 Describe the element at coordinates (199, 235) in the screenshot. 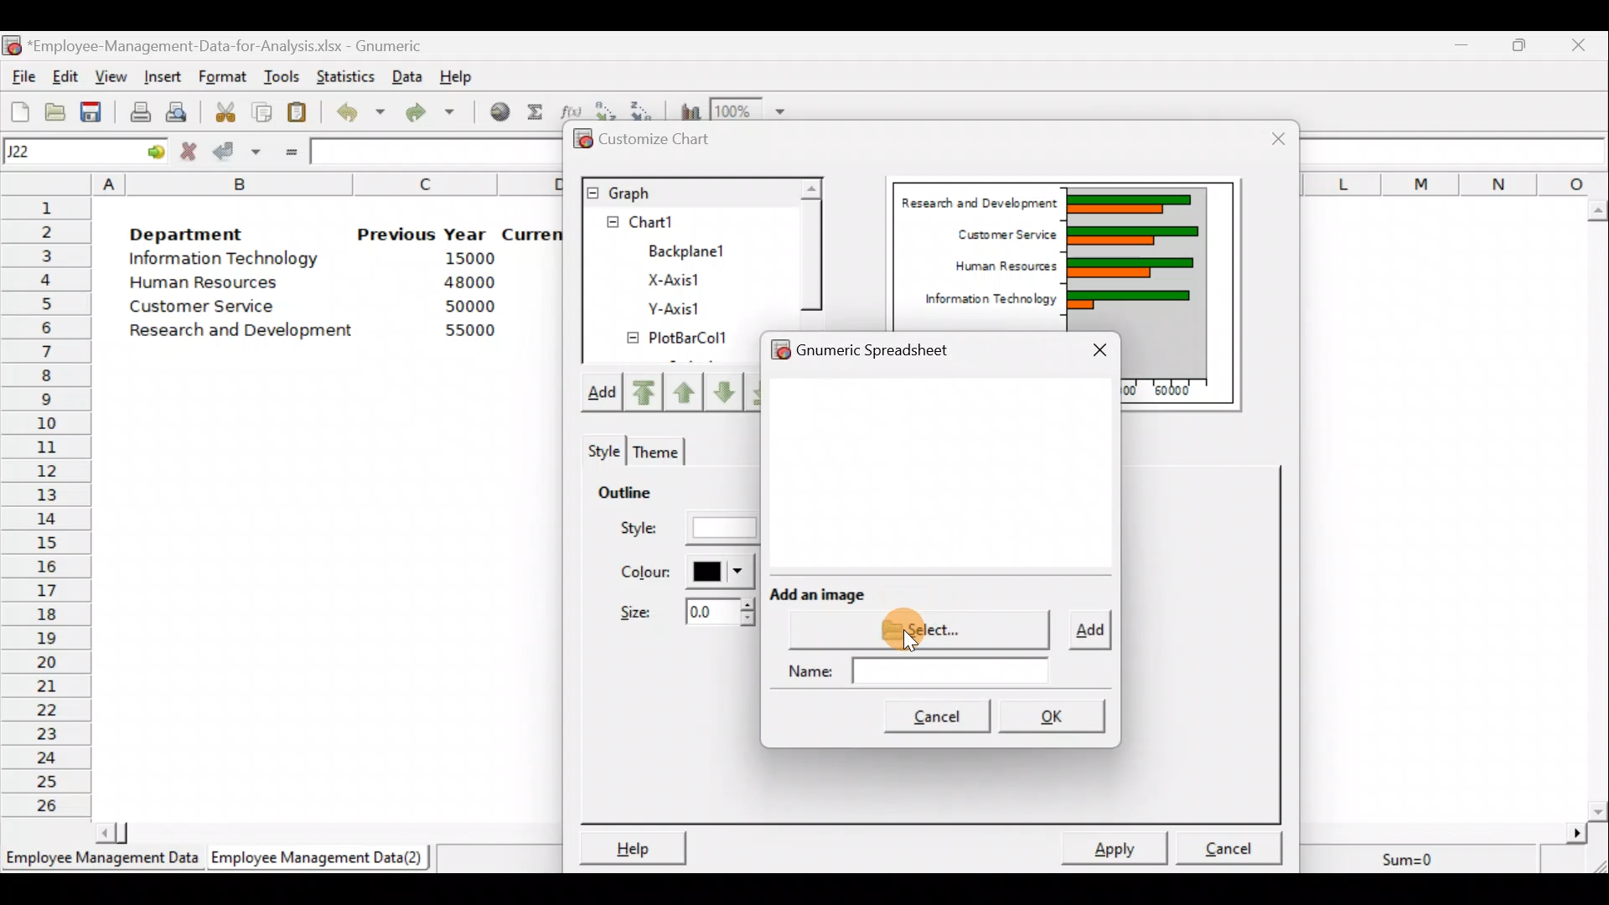

I see `Department` at that location.